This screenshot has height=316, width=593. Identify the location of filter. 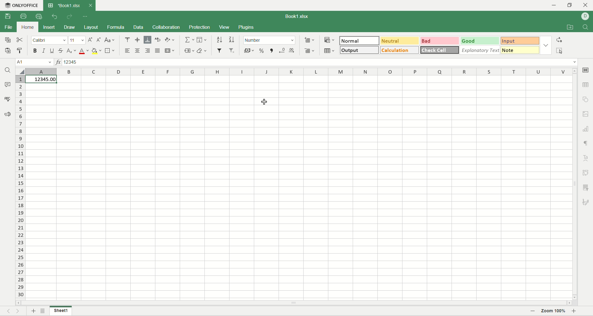
(219, 51).